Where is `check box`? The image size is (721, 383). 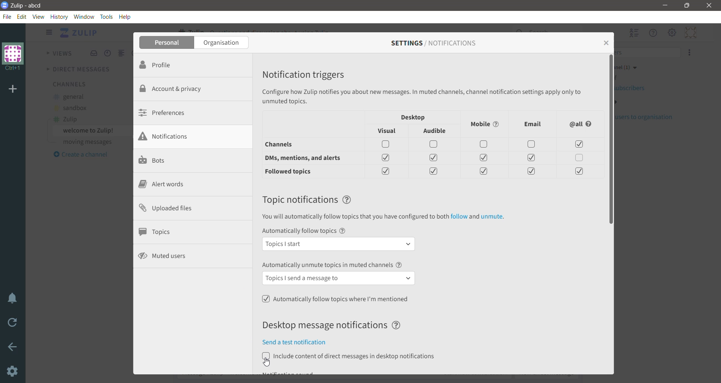 check box is located at coordinates (578, 145).